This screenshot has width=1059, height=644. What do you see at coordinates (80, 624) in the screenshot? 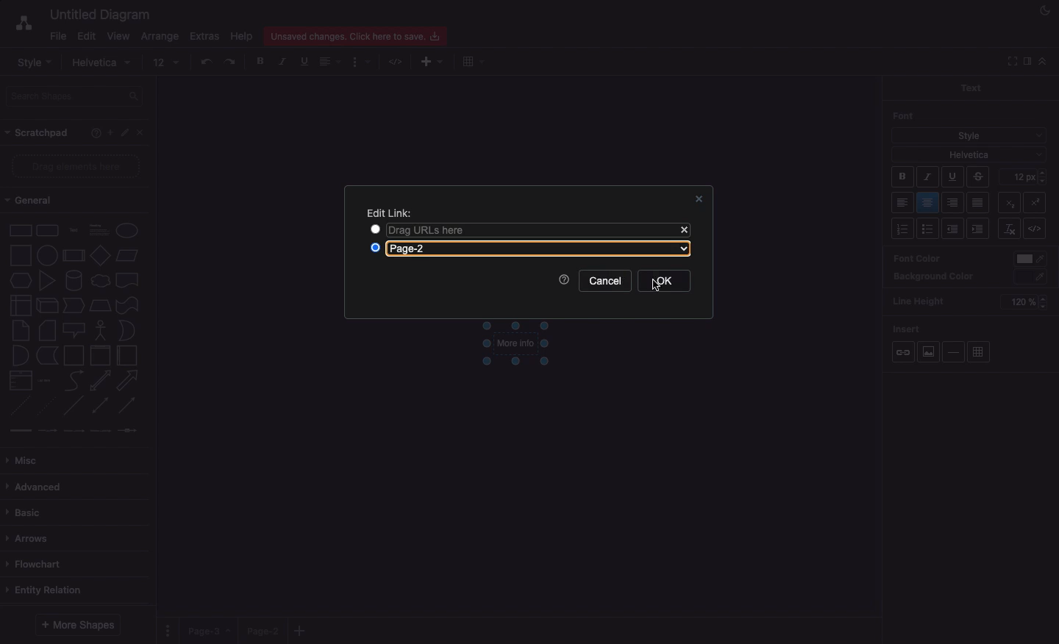
I see `More shapes` at bounding box center [80, 624].